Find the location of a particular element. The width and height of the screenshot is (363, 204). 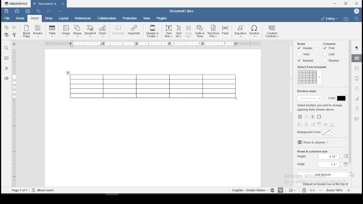

Drop Cap is located at coordinates (189, 32).